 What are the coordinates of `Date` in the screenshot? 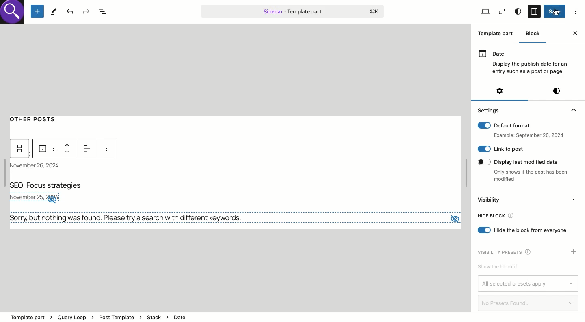 It's located at (40, 166).